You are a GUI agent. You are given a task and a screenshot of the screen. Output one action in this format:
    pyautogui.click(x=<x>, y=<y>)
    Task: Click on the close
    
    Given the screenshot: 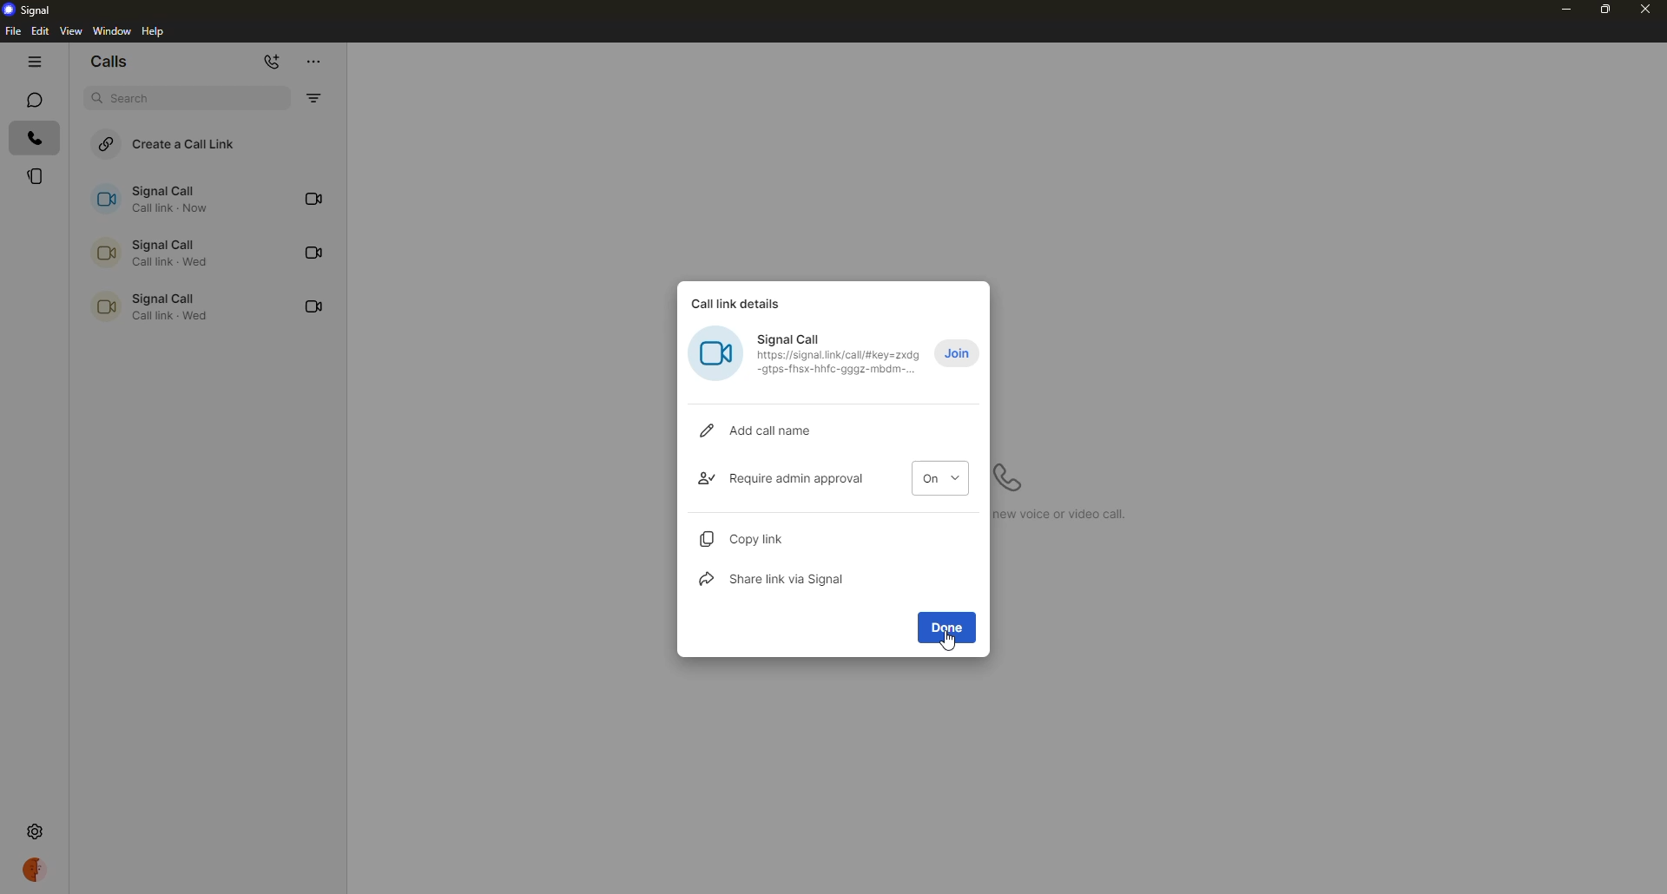 What is the action you would take?
    pyautogui.click(x=1649, y=9)
    